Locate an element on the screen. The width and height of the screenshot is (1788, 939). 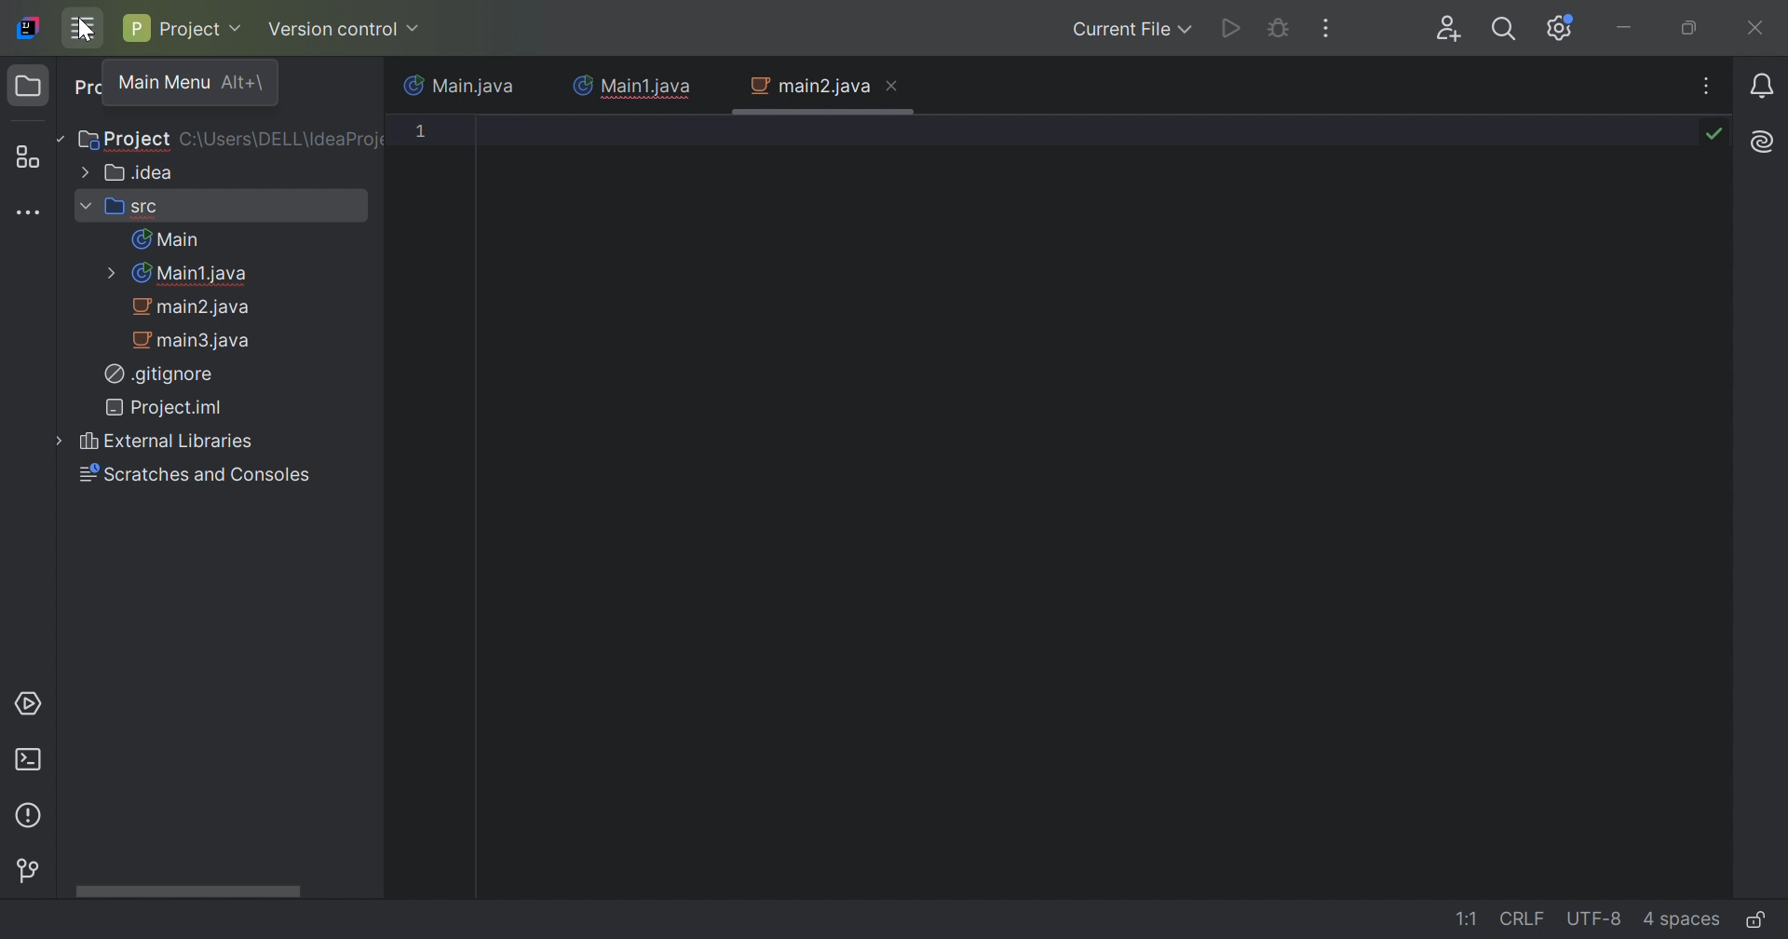
Project is located at coordinates (182, 28).